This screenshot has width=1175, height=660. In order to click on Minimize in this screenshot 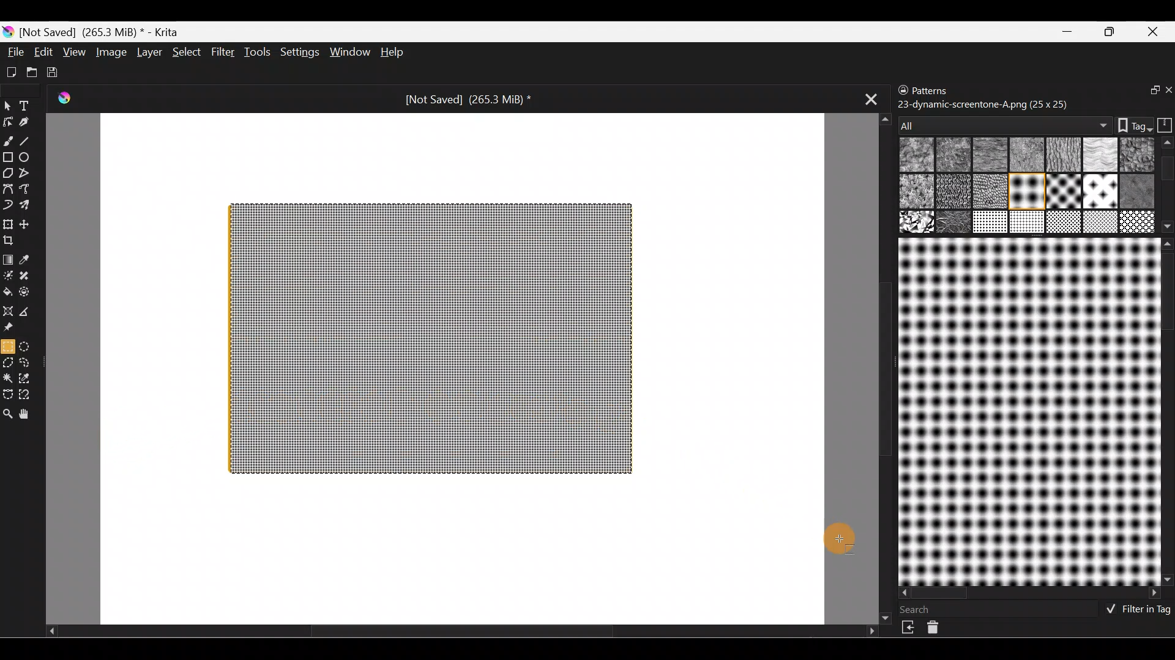, I will do `click(1069, 31)`.